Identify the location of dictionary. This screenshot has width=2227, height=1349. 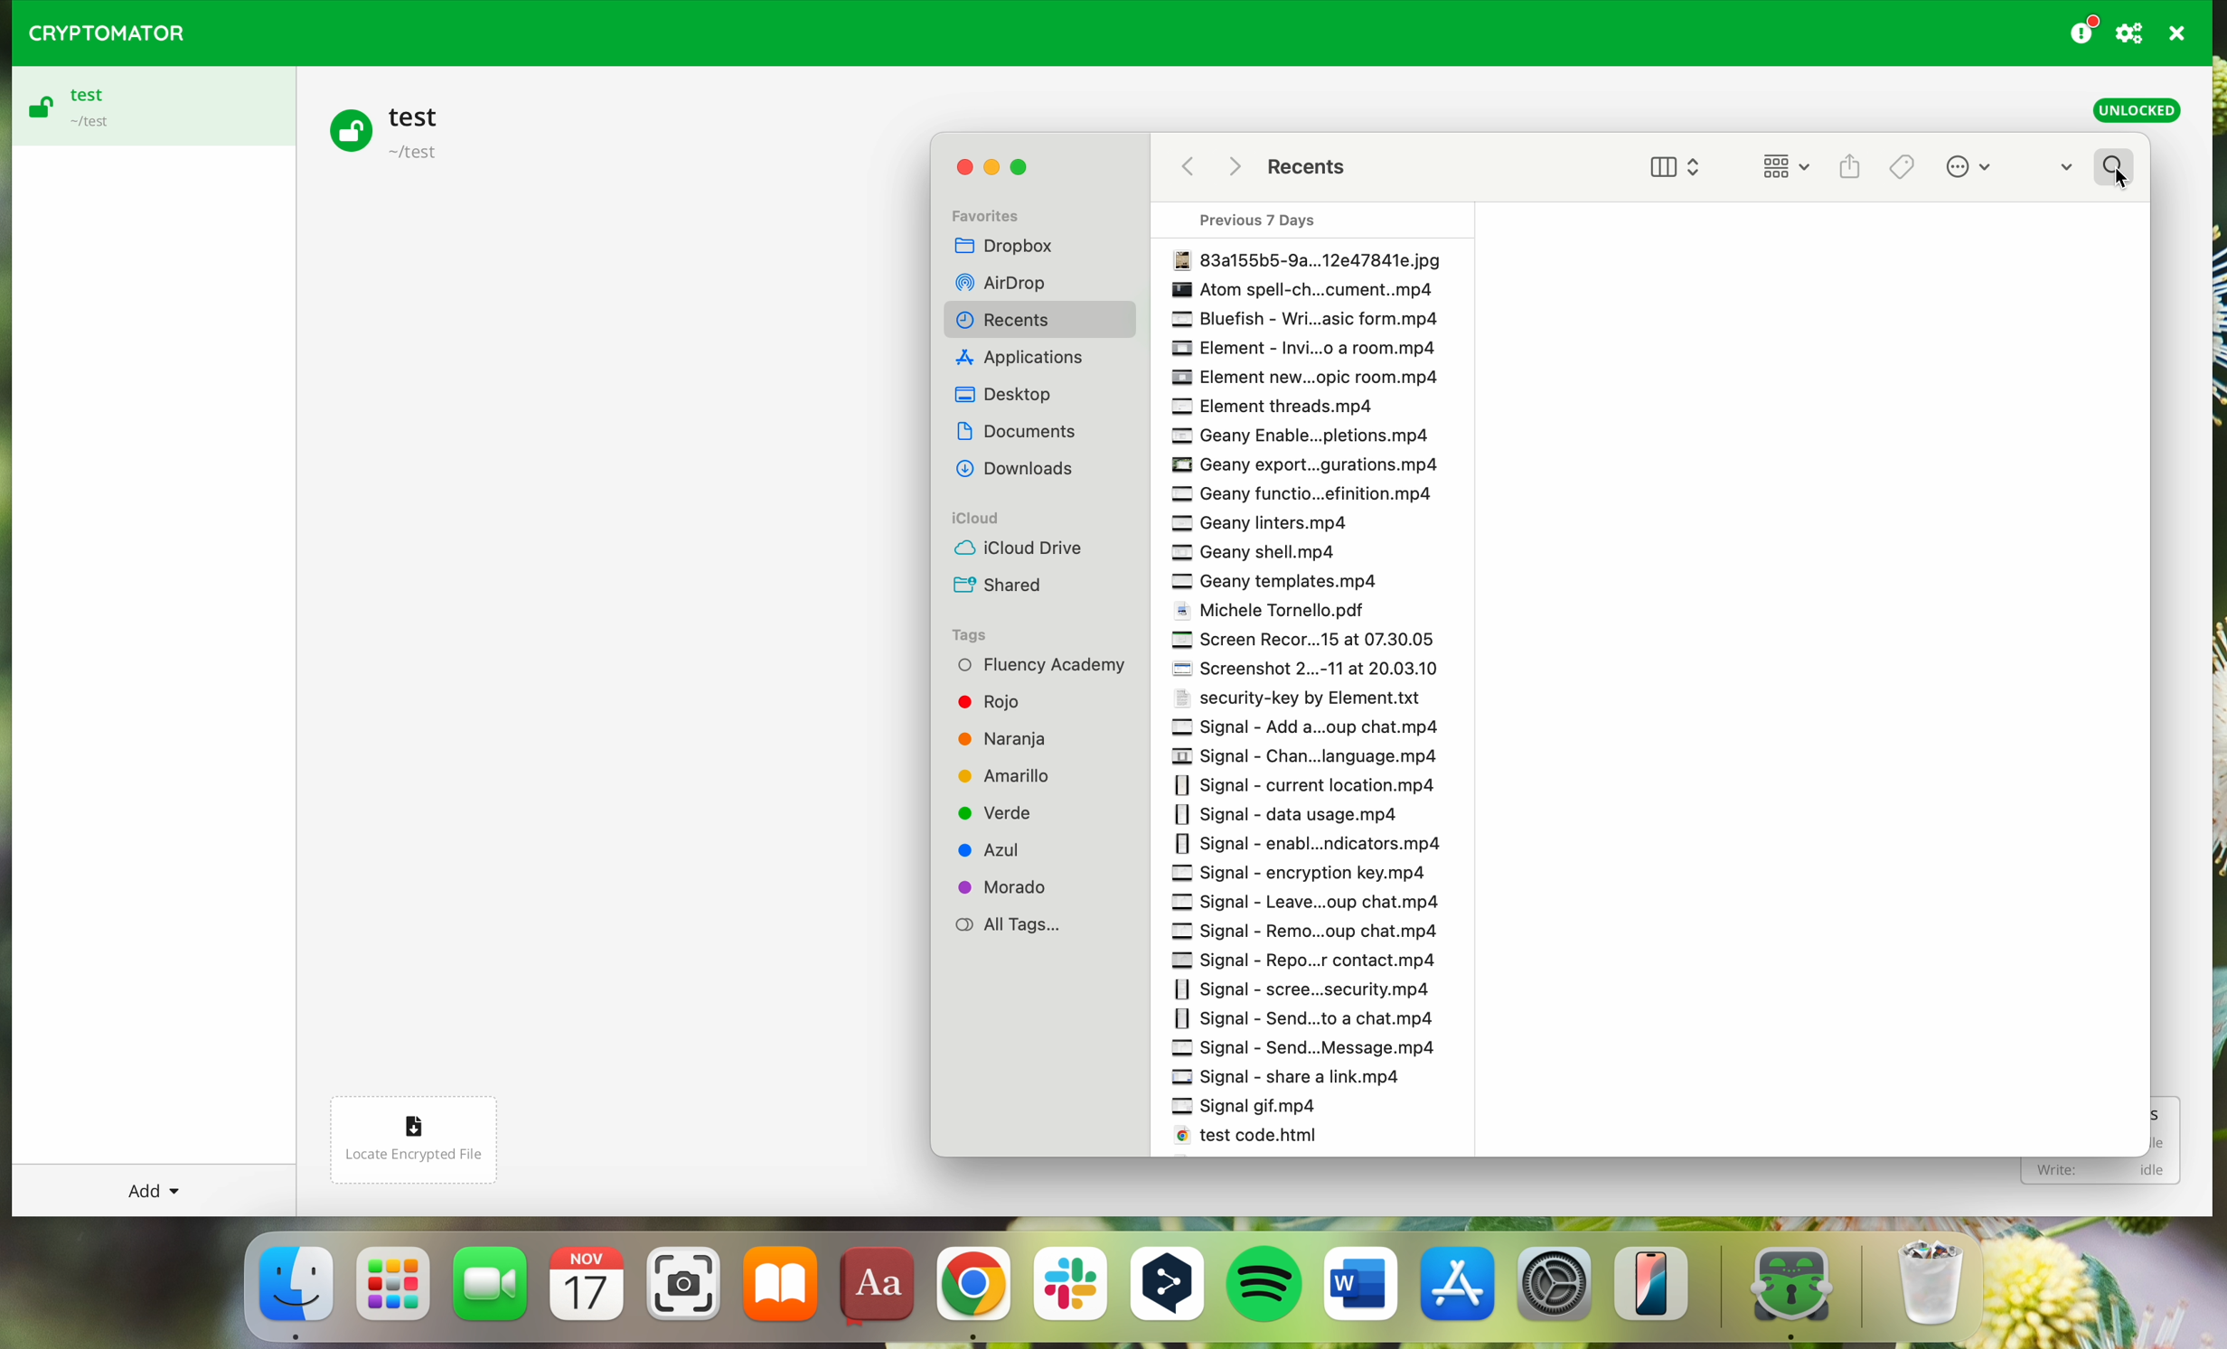
(878, 1288).